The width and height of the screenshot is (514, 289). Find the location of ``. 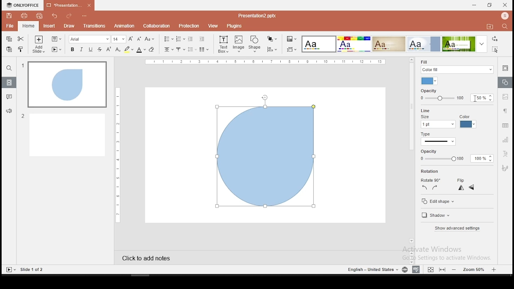

 is located at coordinates (506, 168).